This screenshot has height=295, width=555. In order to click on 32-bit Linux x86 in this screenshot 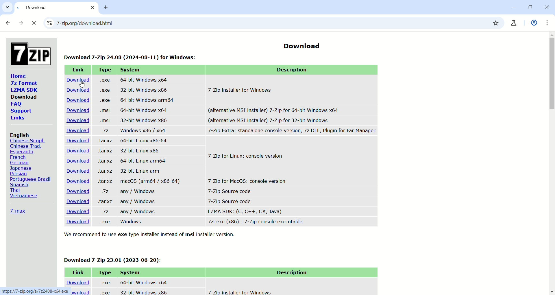, I will do `click(141, 151)`.